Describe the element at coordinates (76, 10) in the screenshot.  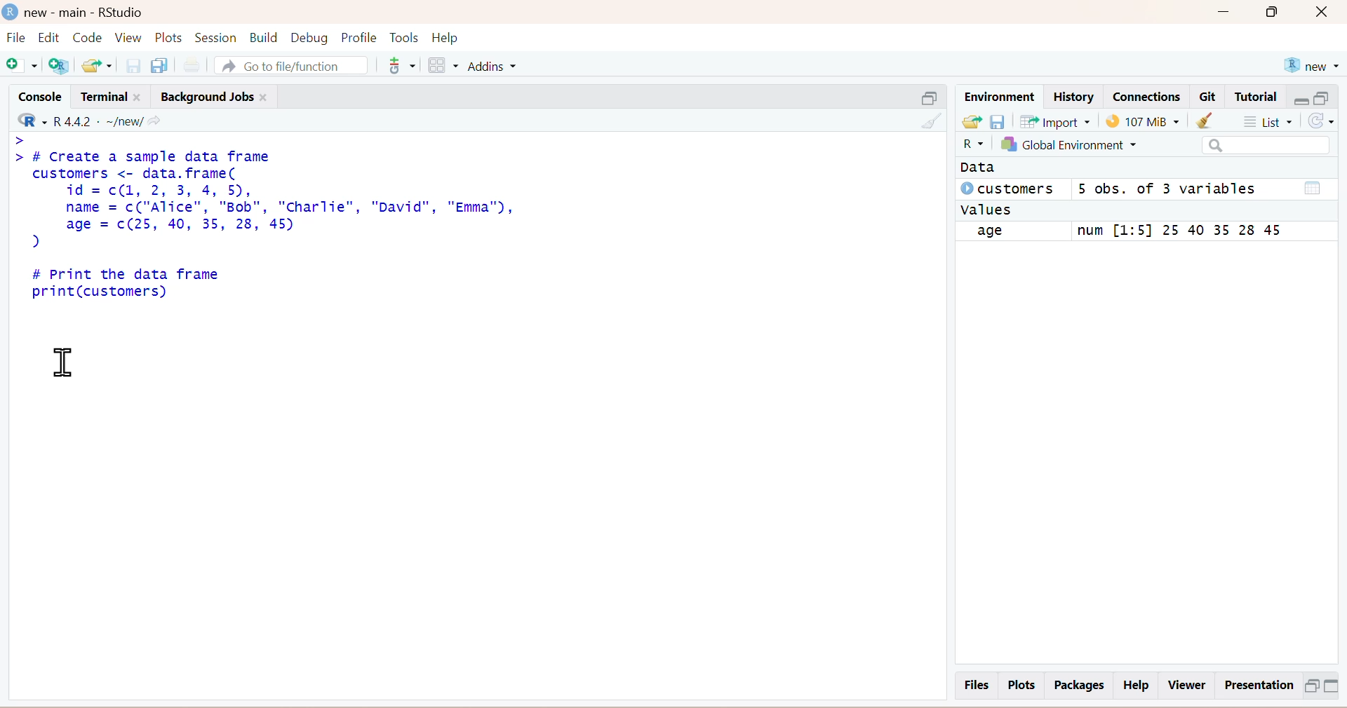
I see `new - main - RStudio` at that location.